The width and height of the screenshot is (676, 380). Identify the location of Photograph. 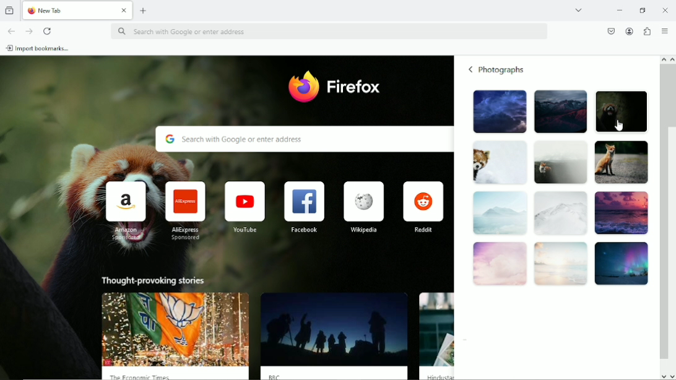
(498, 266).